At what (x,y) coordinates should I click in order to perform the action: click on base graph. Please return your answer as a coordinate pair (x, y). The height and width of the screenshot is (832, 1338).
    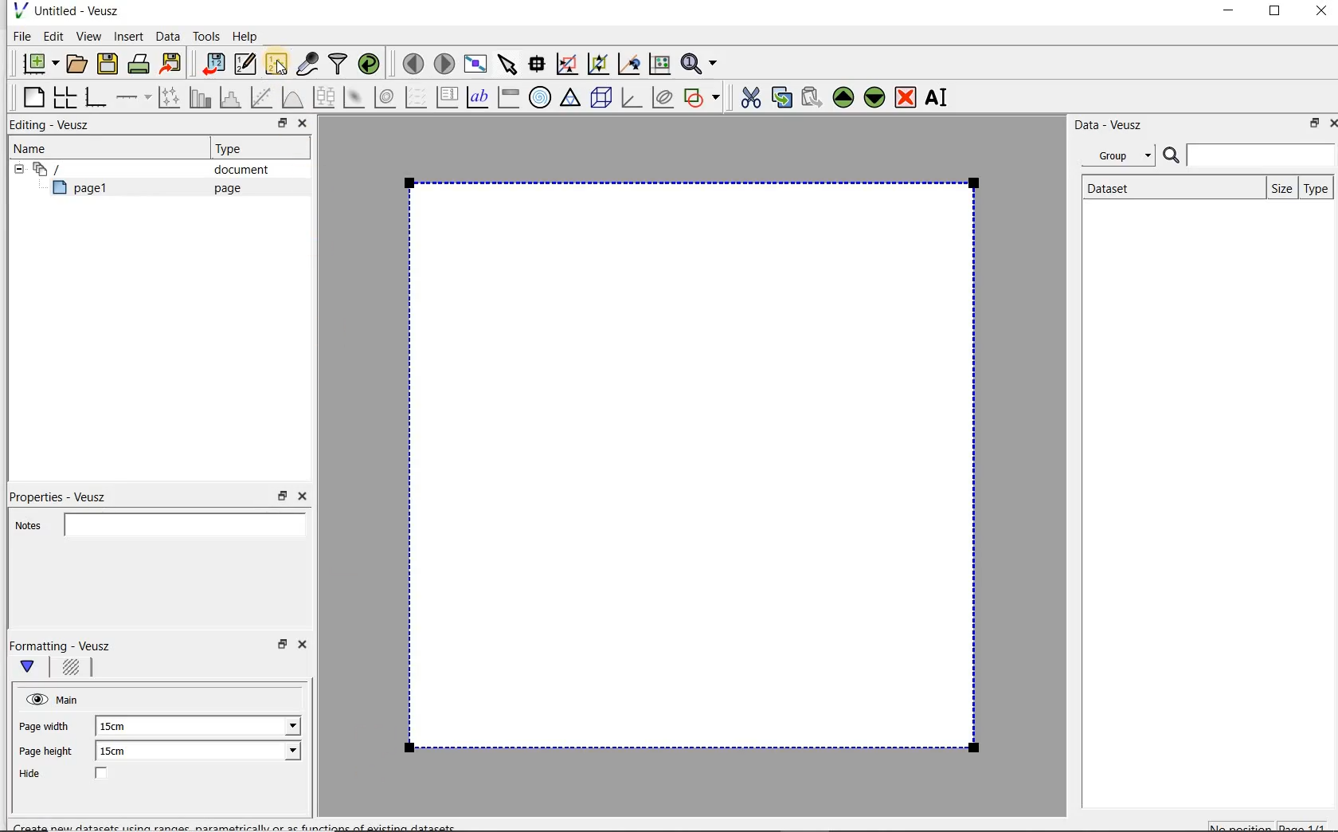
    Looking at the image, I should click on (95, 98).